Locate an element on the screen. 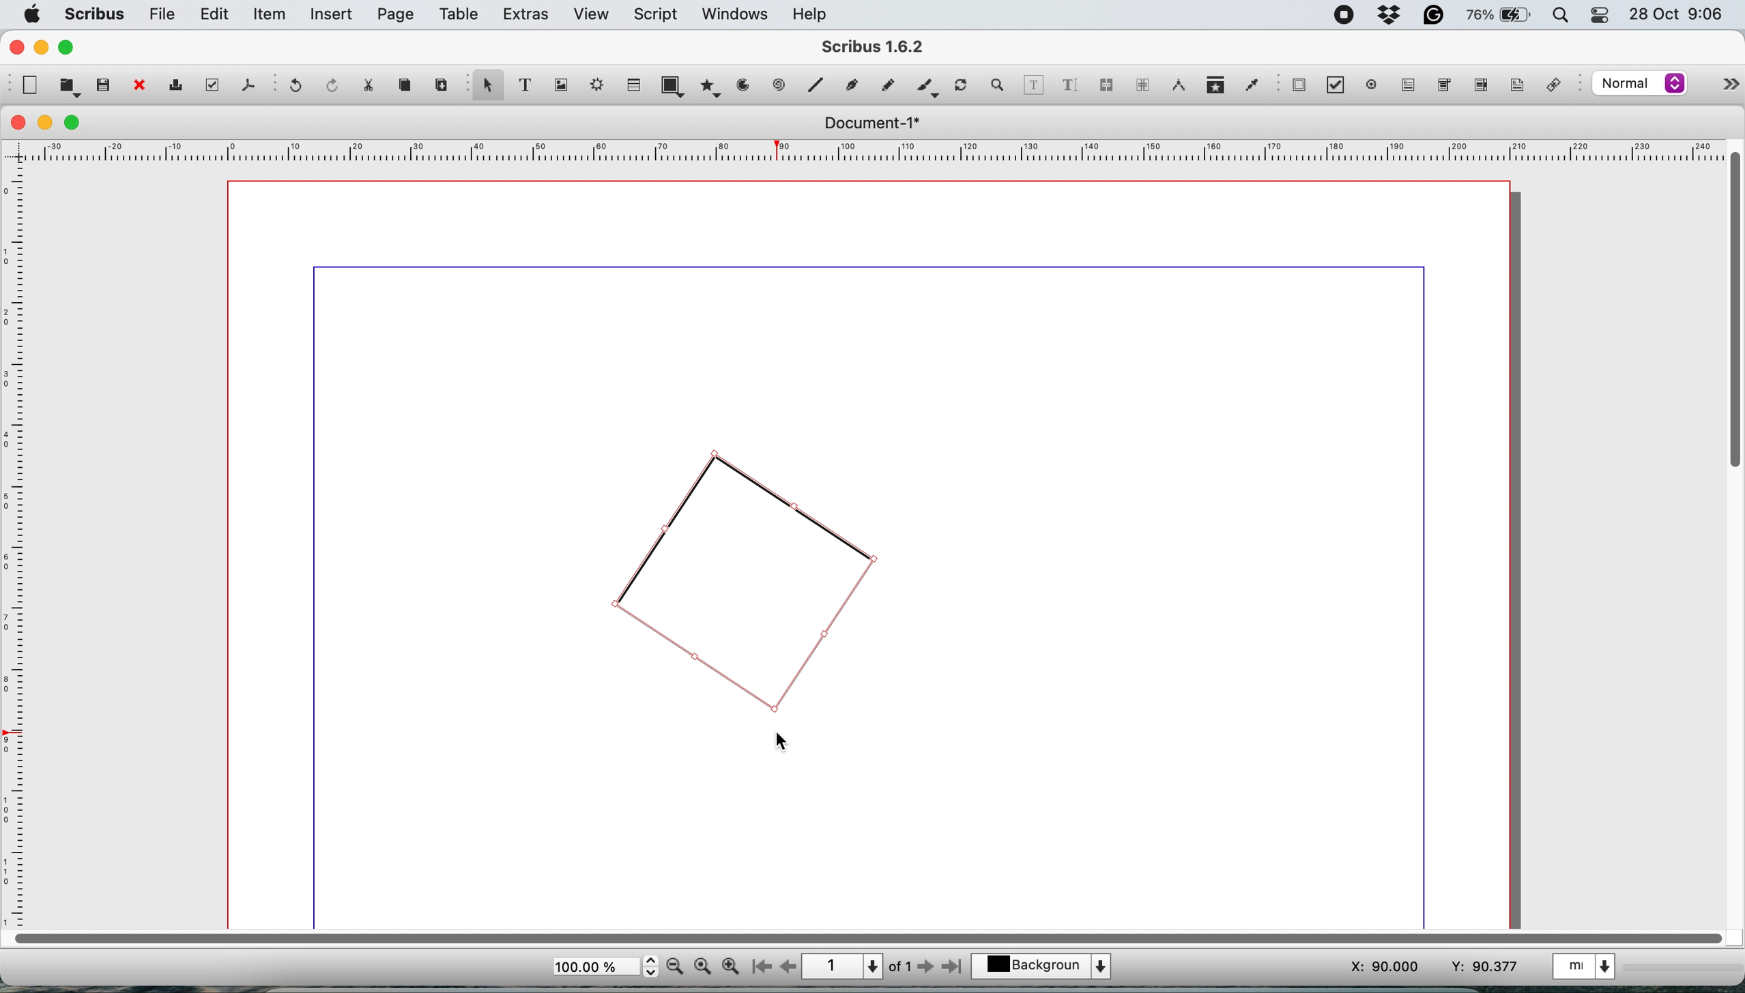 The height and width of the screenshot is (993, 1745). more options is located at coordinates (1725, 81).